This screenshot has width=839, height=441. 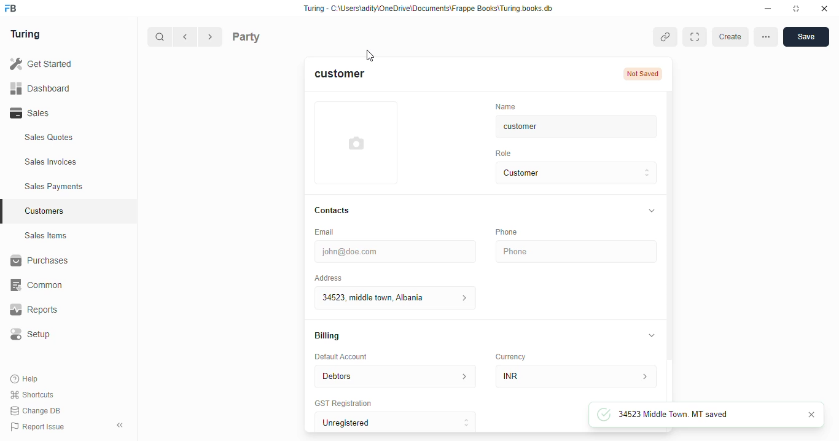 I want to click on Customers, so click(x=76, y=209).